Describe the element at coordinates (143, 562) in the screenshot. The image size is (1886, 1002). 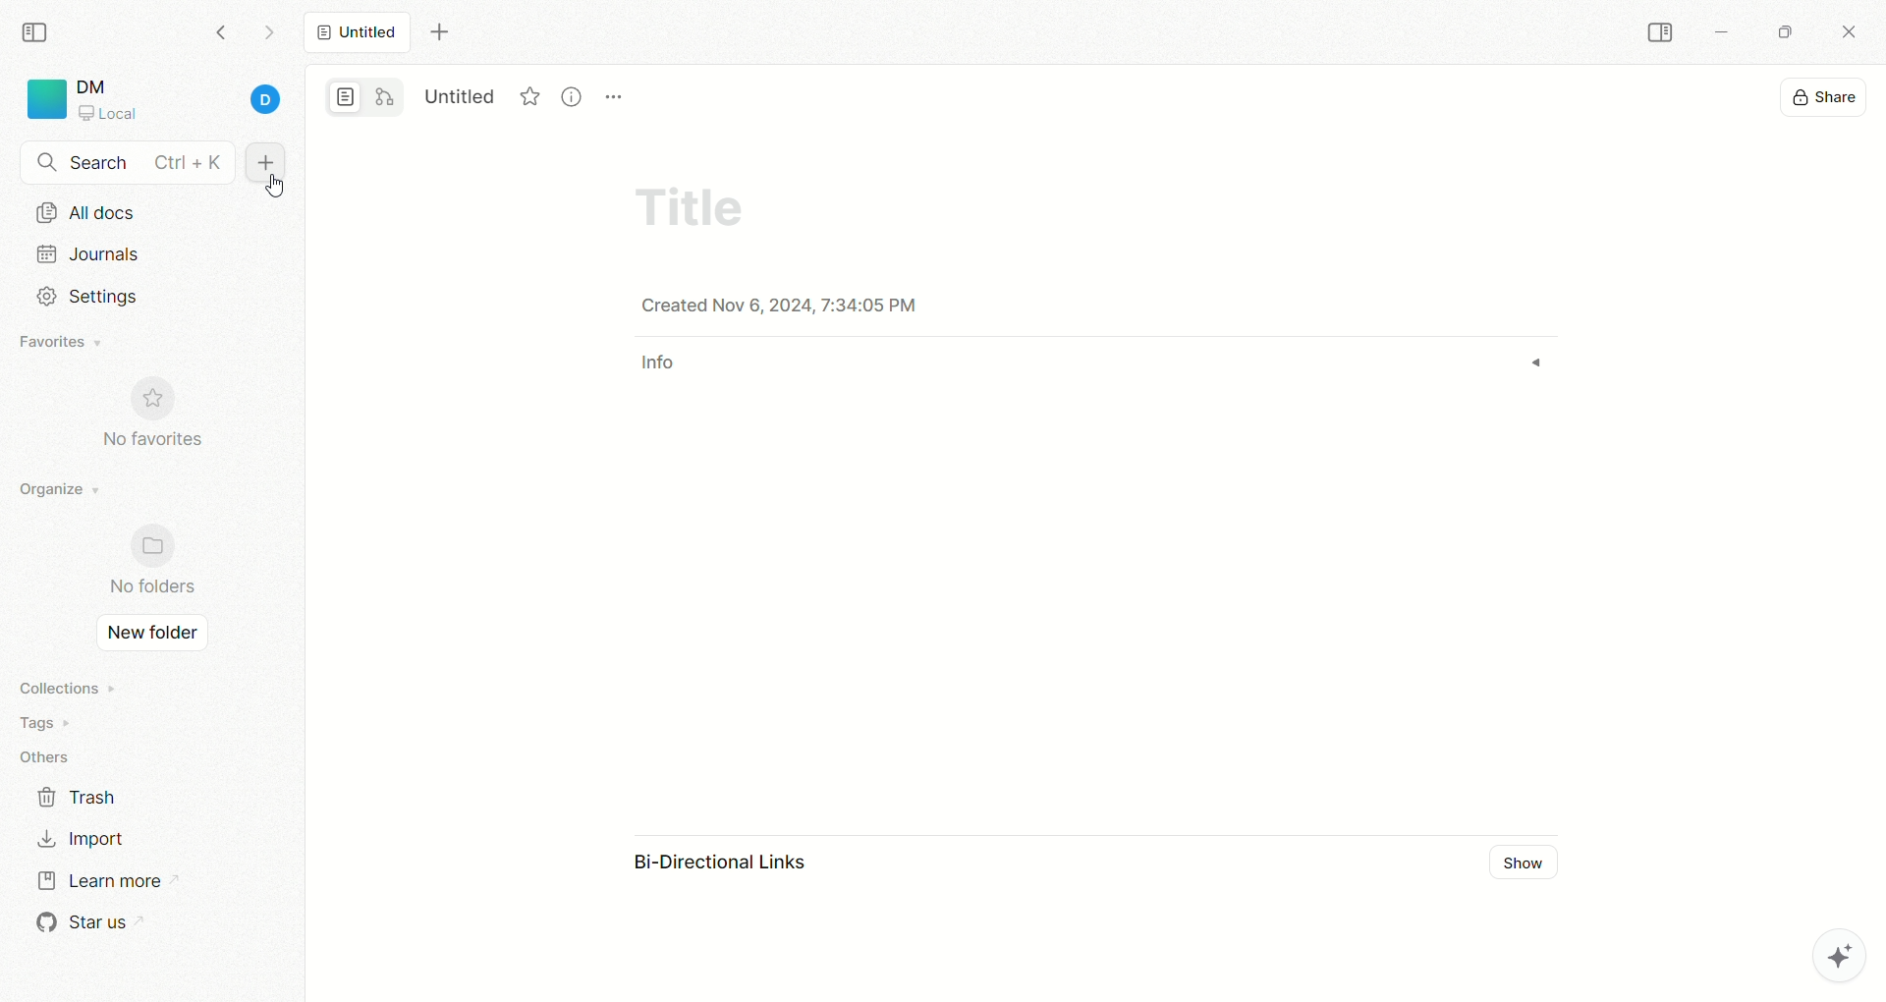
I see `no folder` at that location.